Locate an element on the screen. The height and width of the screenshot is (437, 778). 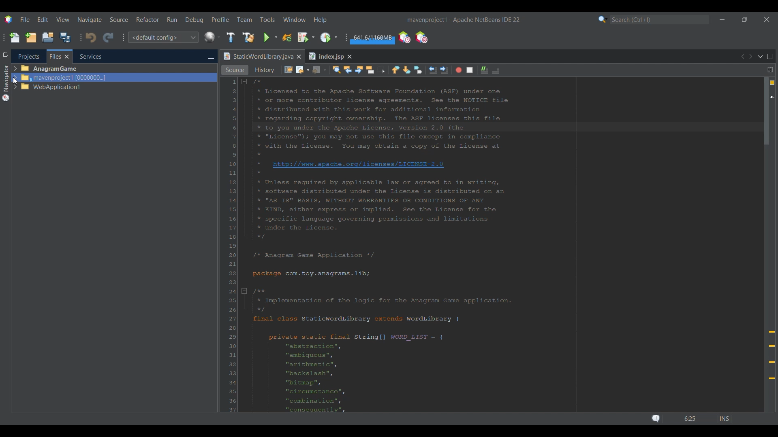
Stop macro recording is located at coordinates (470, 70).